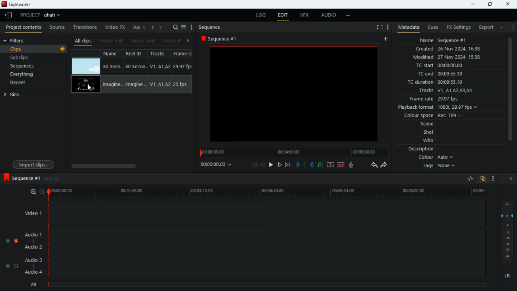 The height and width of the screenshot is (291, 517). I want to click on tags, so click(435, 167).